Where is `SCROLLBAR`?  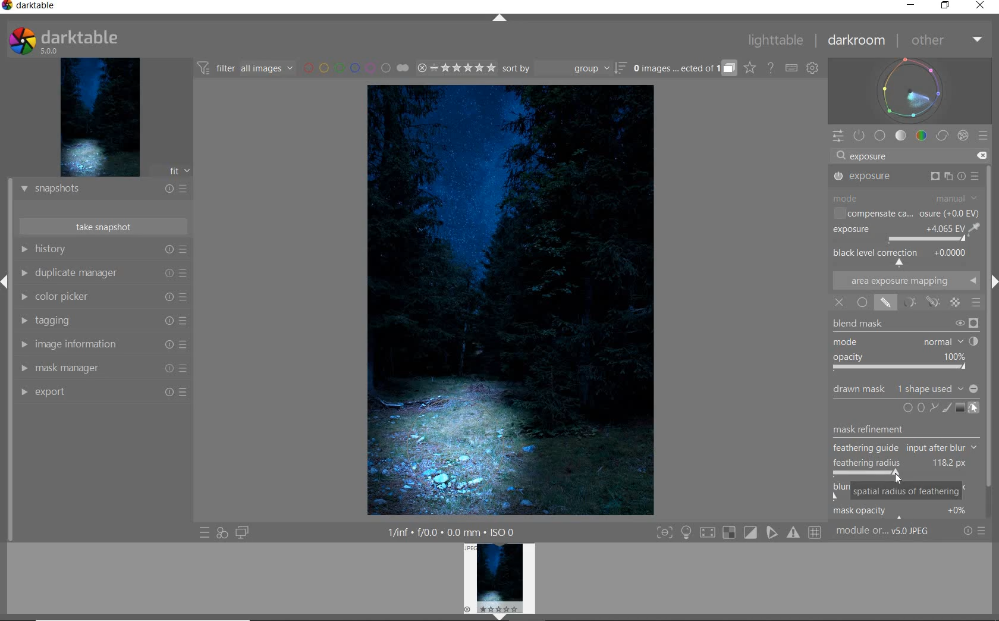 SCROLLBAR is located at coordinates (993, 217).